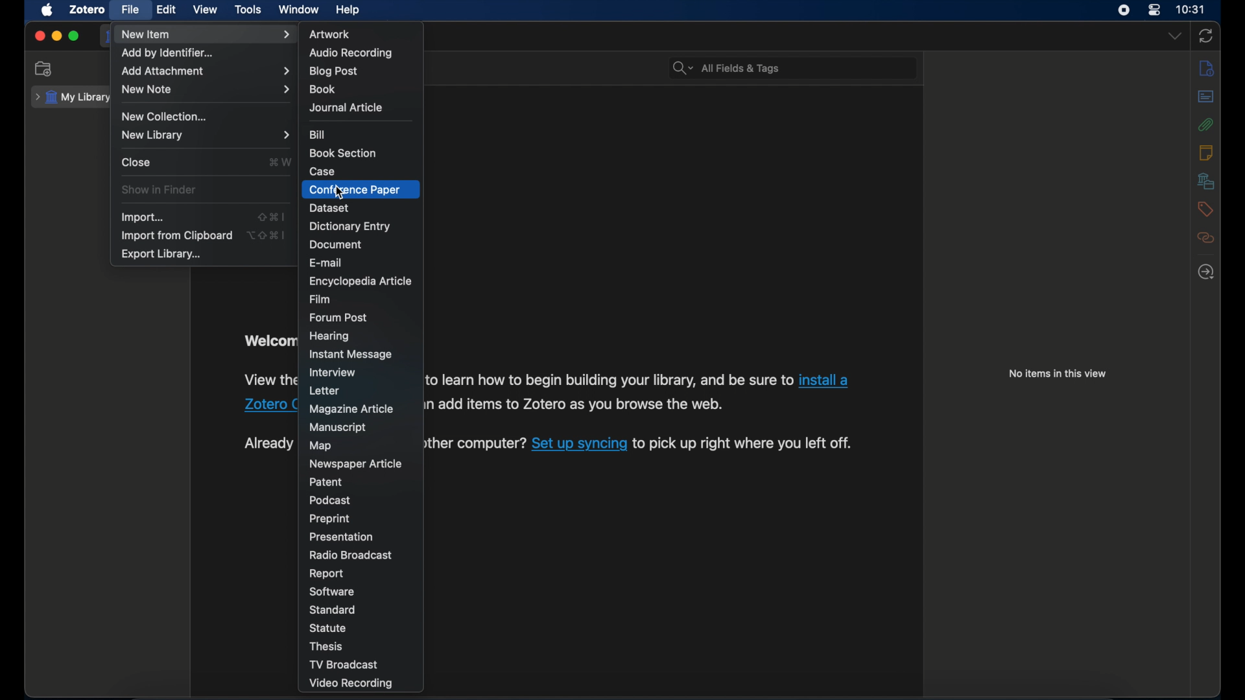 The image size is (1245, 700). What do you see at coordinates (350, 555) in the screenshot?
I see `radio broadcast` at bounding box center [350, 555].